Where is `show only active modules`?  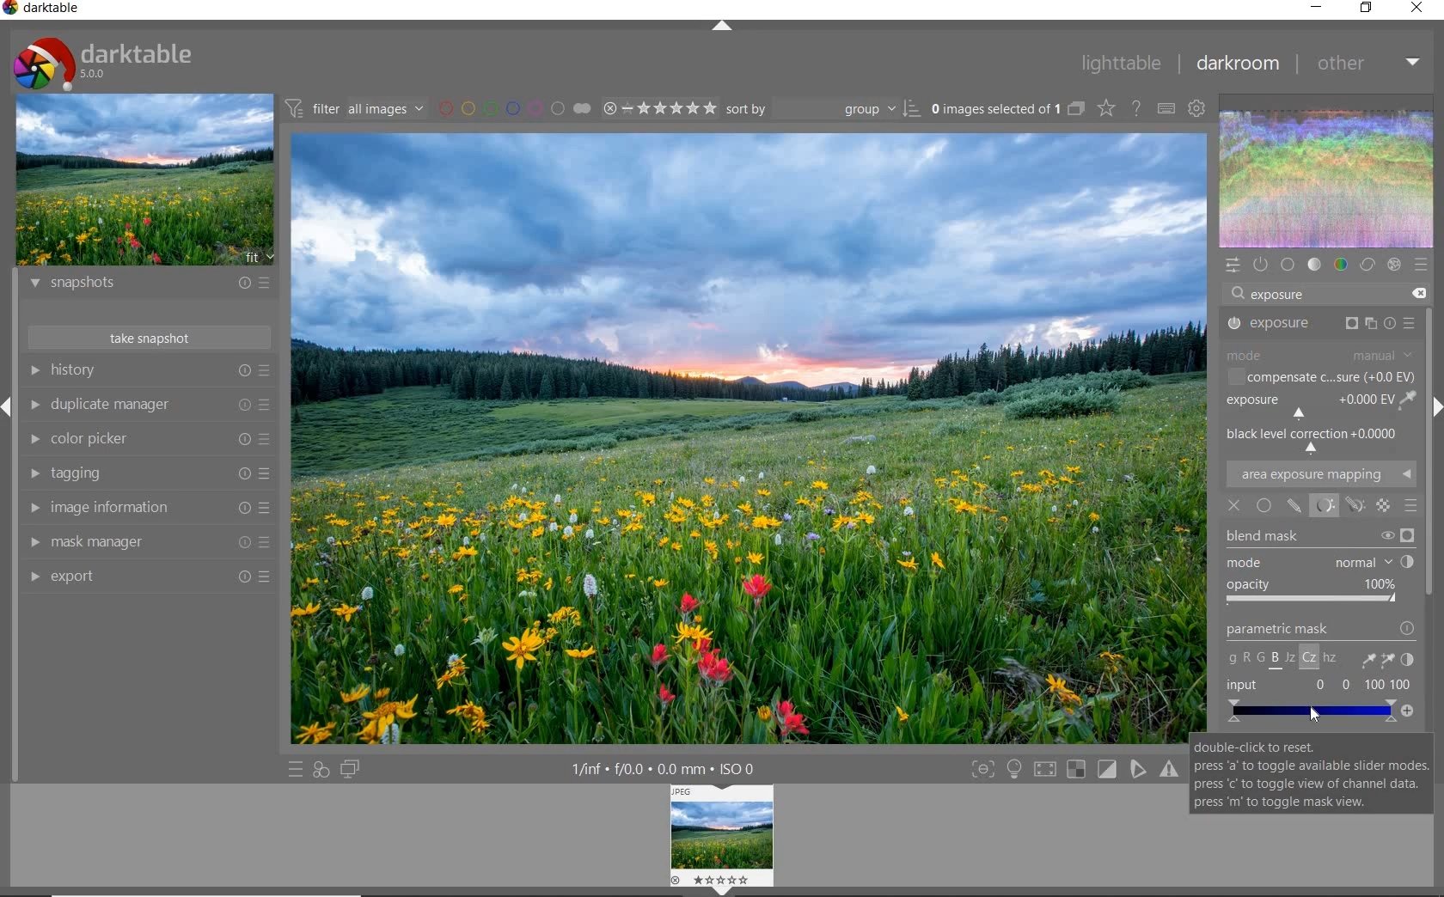 show only active modules is located at coordinates (1259, 265).